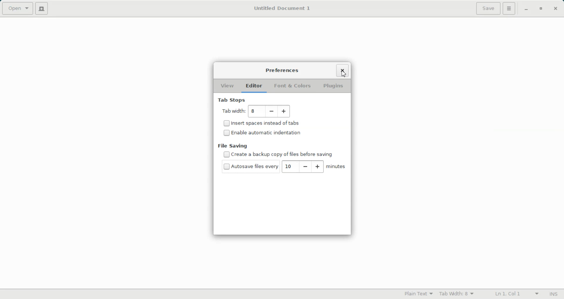 This screenshot has height=299, width=564. What do you see at coordinates (43, 9) in the screenshot?
I see `Create a new document` at bounding box center [43, 9].